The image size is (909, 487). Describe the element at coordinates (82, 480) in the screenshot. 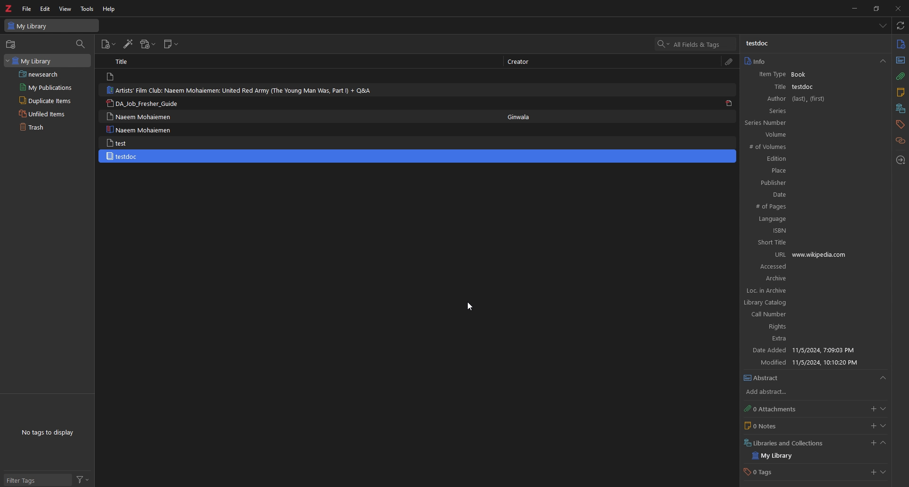

I see `filter` at that location.